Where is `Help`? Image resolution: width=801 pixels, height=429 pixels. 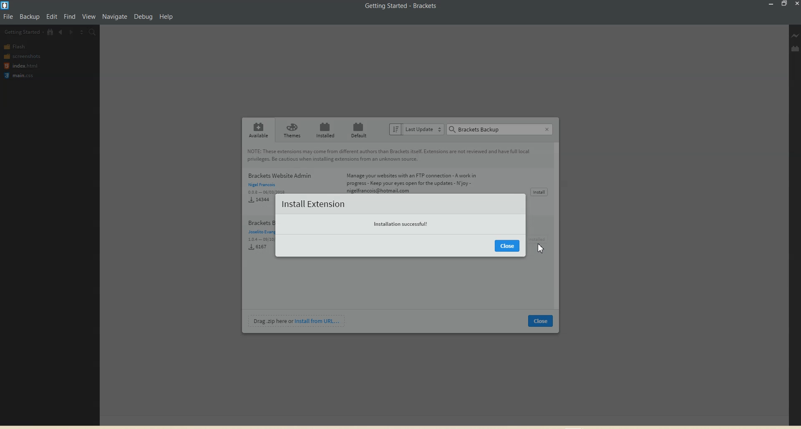
Help is located at coordinates (170, 16).